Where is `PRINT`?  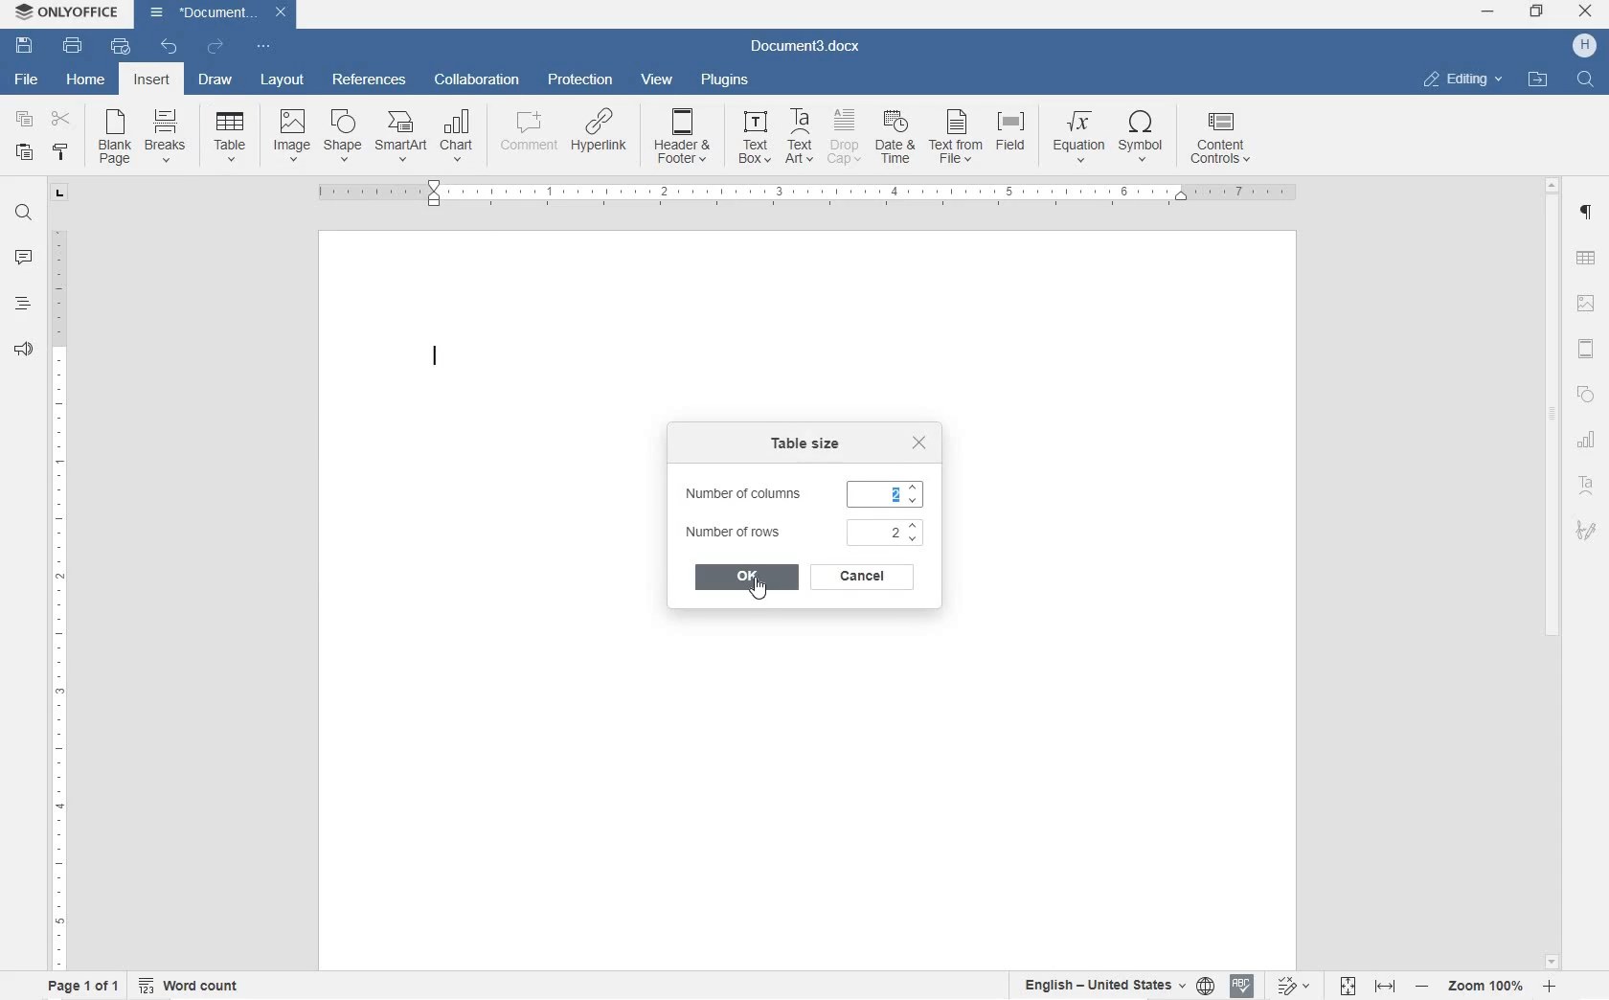 PRINT is located at coordinates (74, 45).